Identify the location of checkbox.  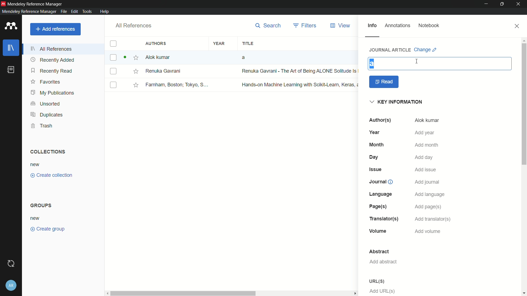
(113, 44).